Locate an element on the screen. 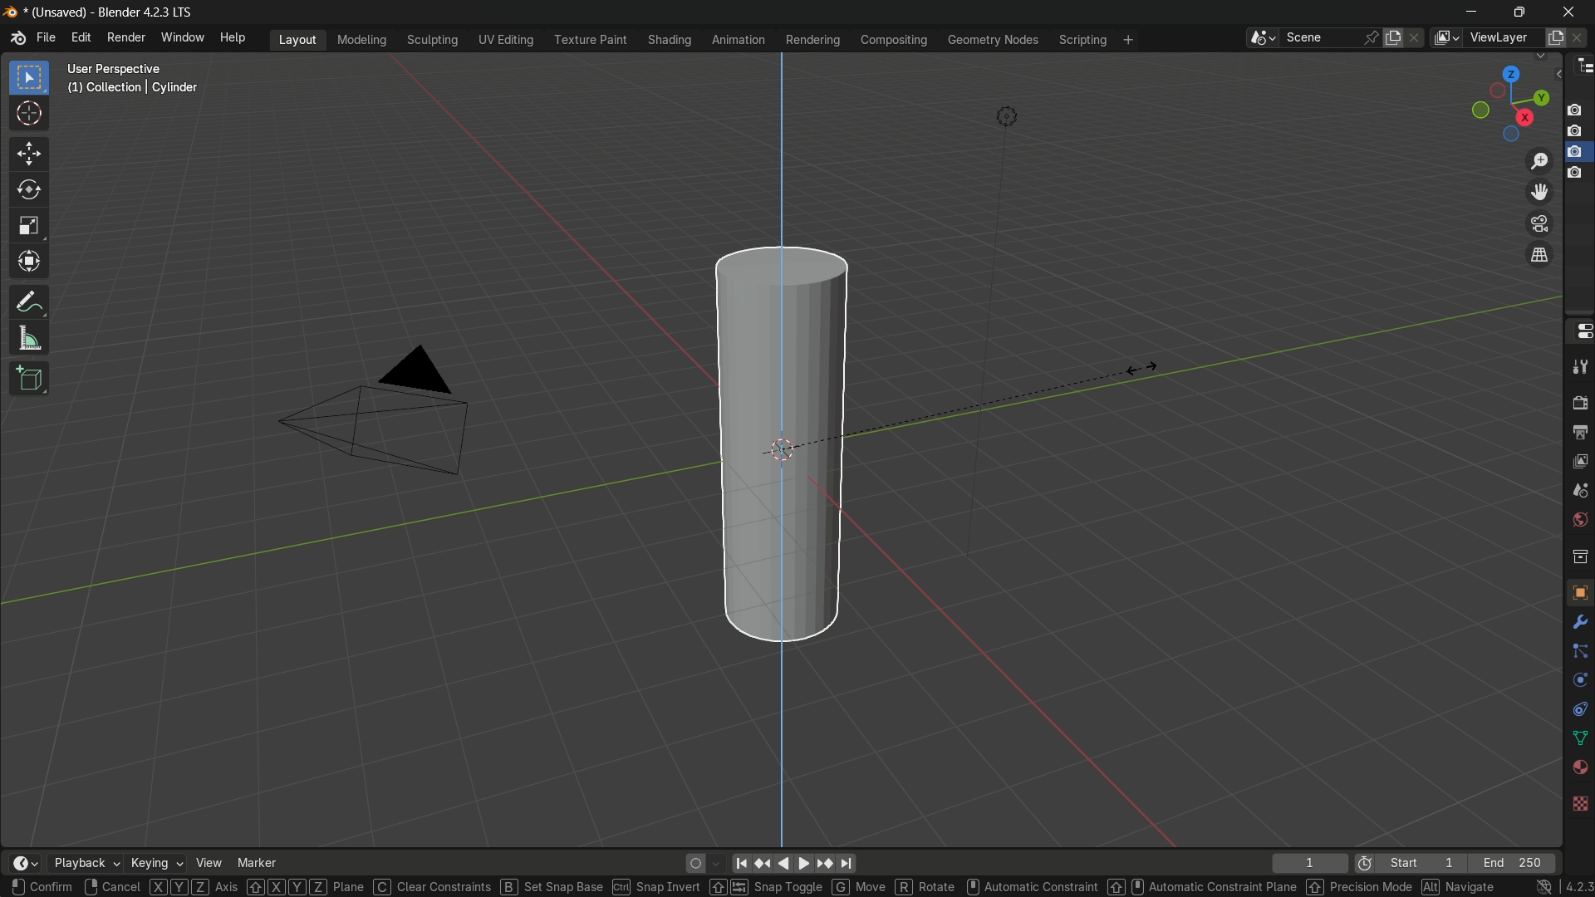 Image resolution: width=1595 pixels, height=897 pixels. left click confirm is located at coordinates (42, 887).